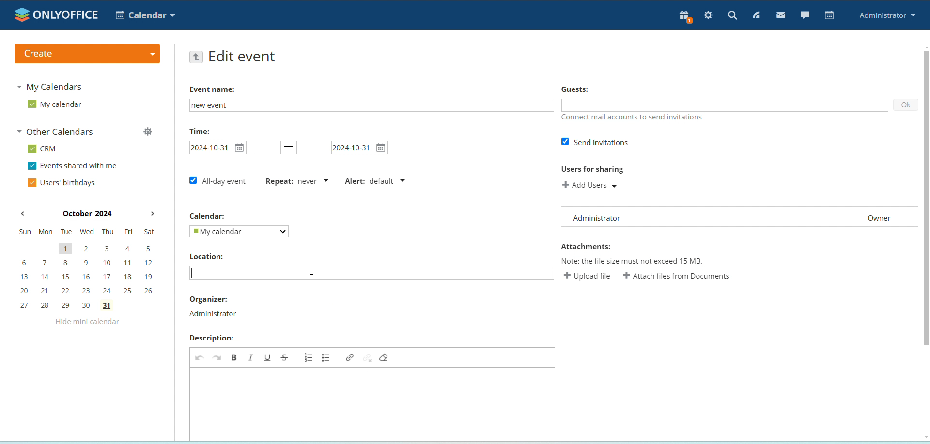 The image size is (930, 444). What do you see at coordinates (905, 105) in the screenshot?
I see `ok` at bounding box center [905, 105].